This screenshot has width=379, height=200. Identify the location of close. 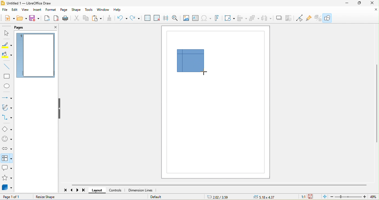
(372, 12).